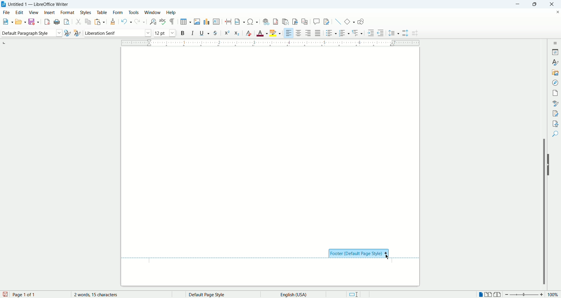  I want to click on decrease paragraph spacing, so click(415, 33).